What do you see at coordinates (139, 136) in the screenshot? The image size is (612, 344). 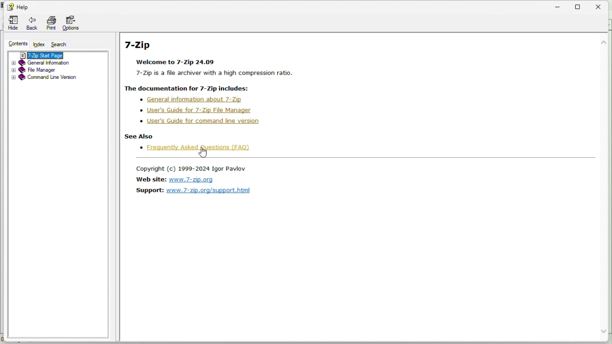 I see `see also` at bounding box center [139, 136].